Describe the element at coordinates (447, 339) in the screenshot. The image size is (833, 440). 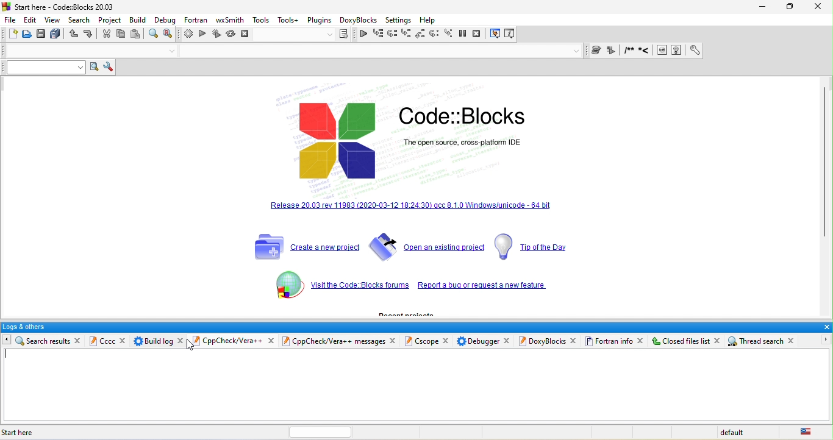
I see `close` at that location.